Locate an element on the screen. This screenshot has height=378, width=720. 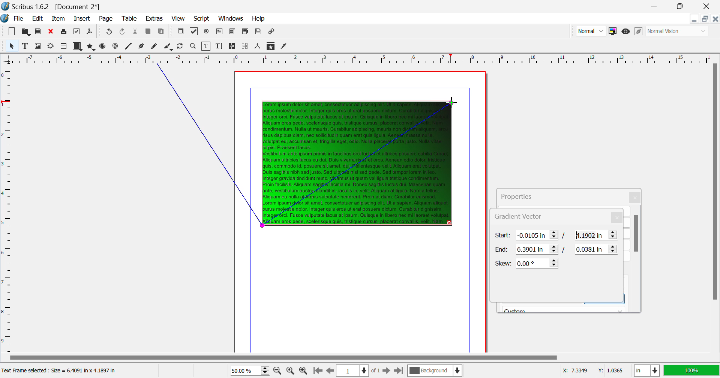
Zoom 50% is located at coordinates (247, 370).